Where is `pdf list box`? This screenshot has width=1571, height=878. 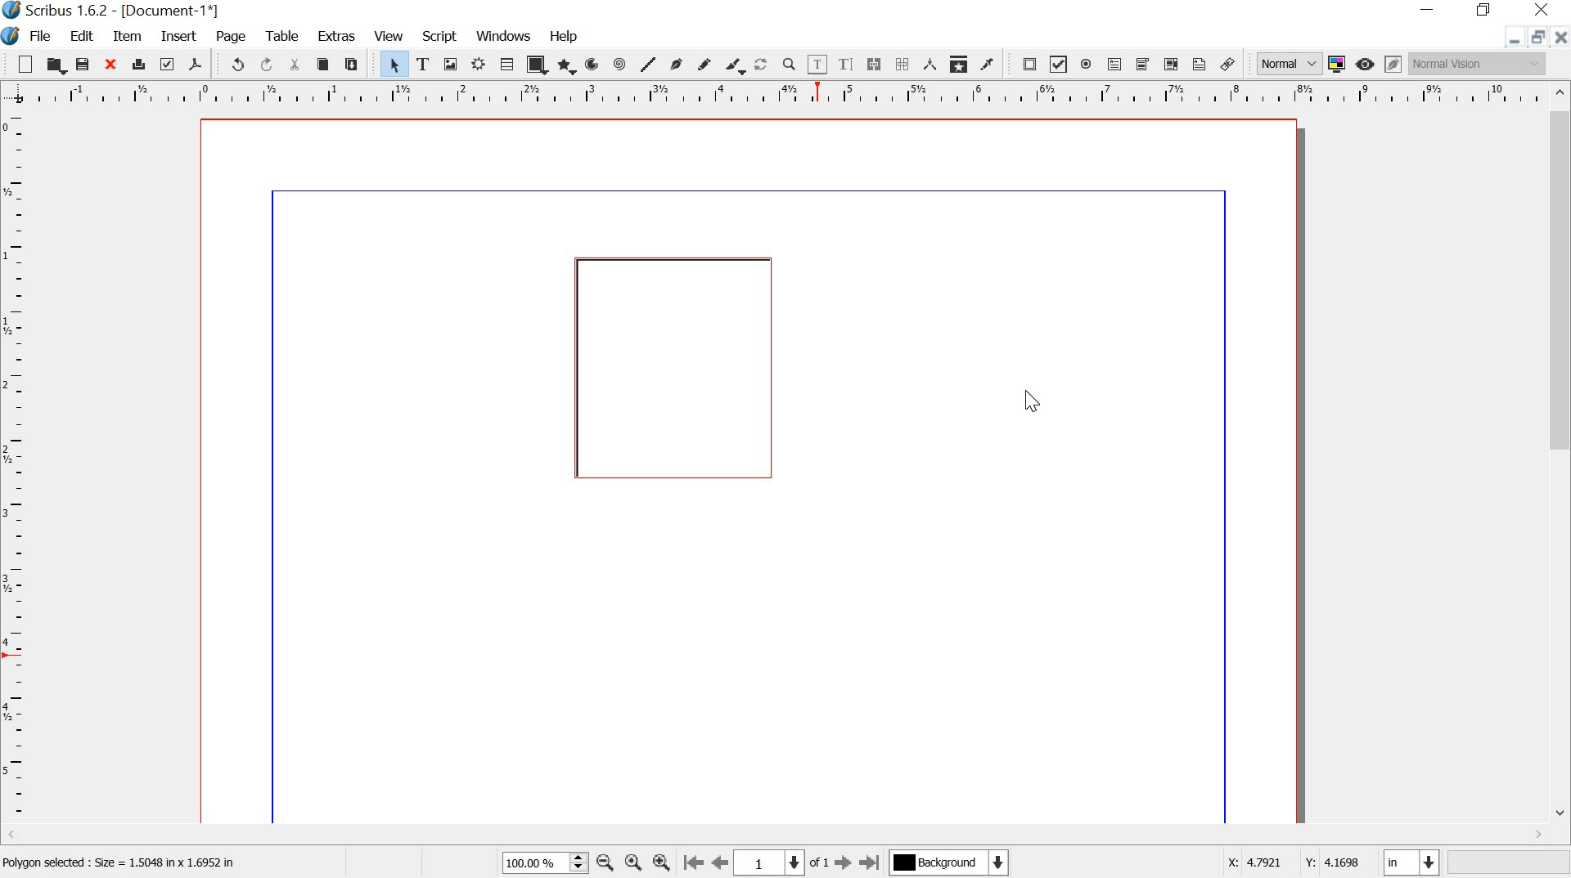 pdf list box is located at coordinates (1170, 65).